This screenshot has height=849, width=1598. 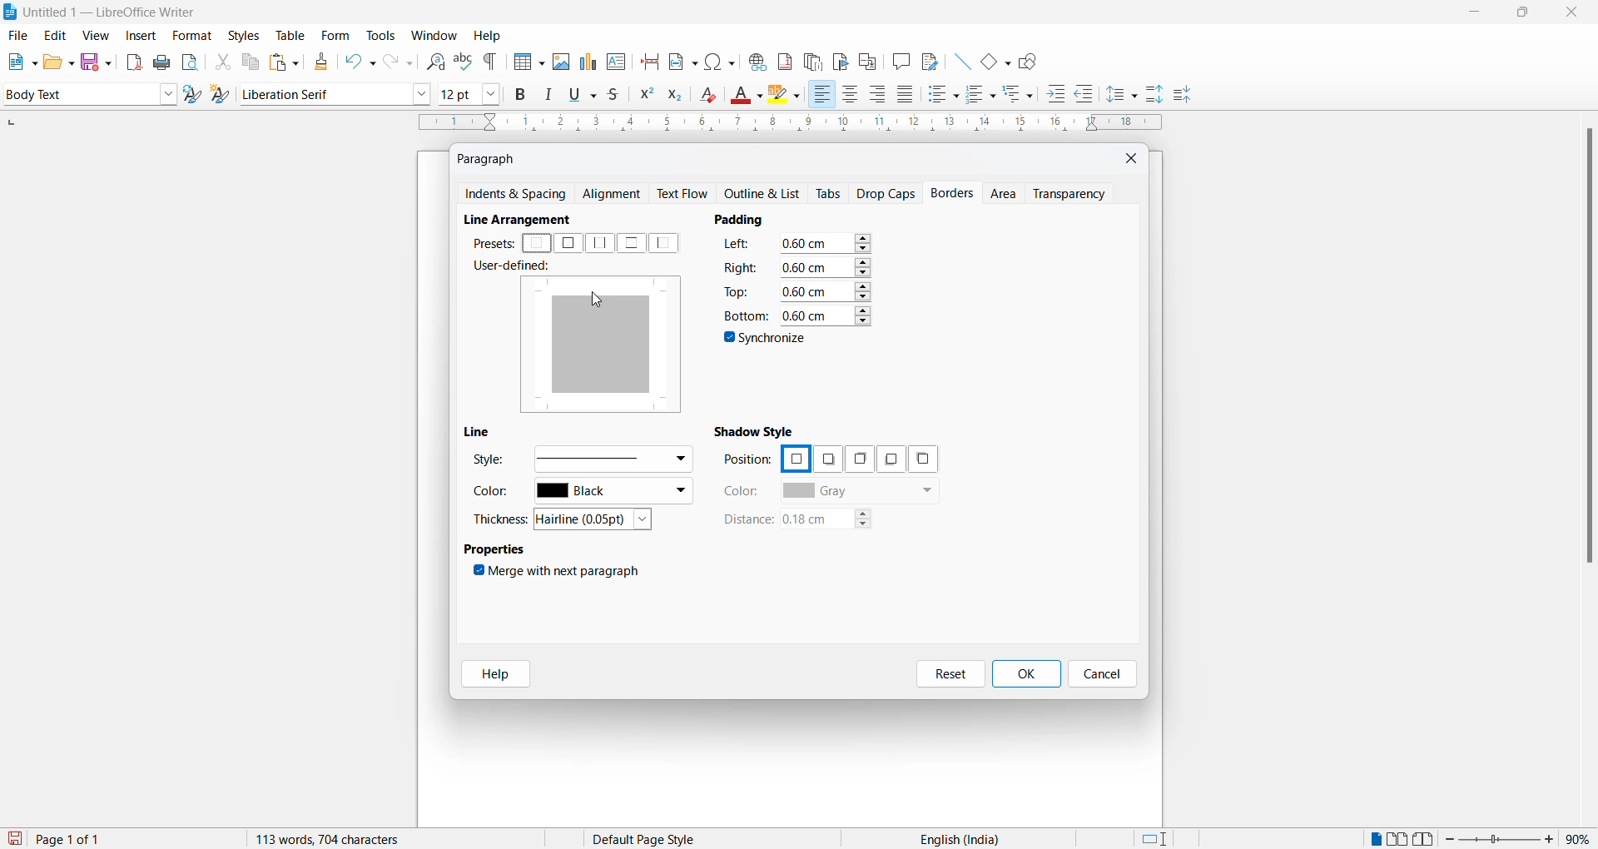 What do you see at coordinates (281, 63) in the screenshot?
I see `paste` at bounding box center [281, 63].